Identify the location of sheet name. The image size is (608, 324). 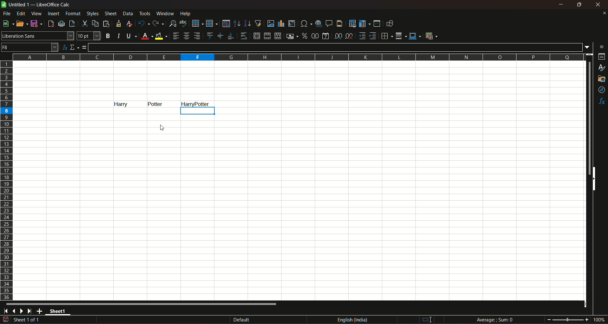
(60, 312).